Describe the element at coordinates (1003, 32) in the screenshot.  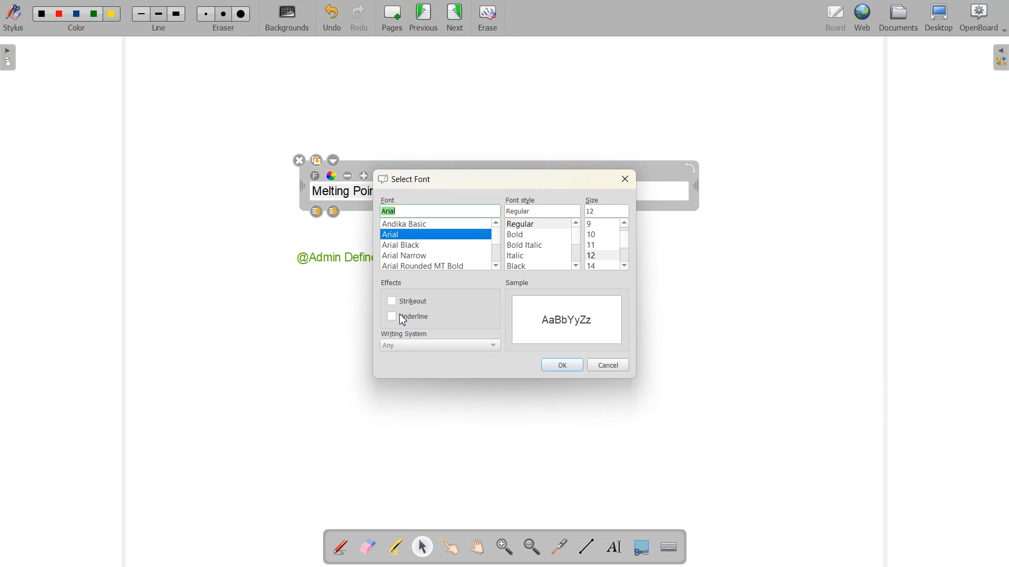
I see `Dropdown box` at that location.